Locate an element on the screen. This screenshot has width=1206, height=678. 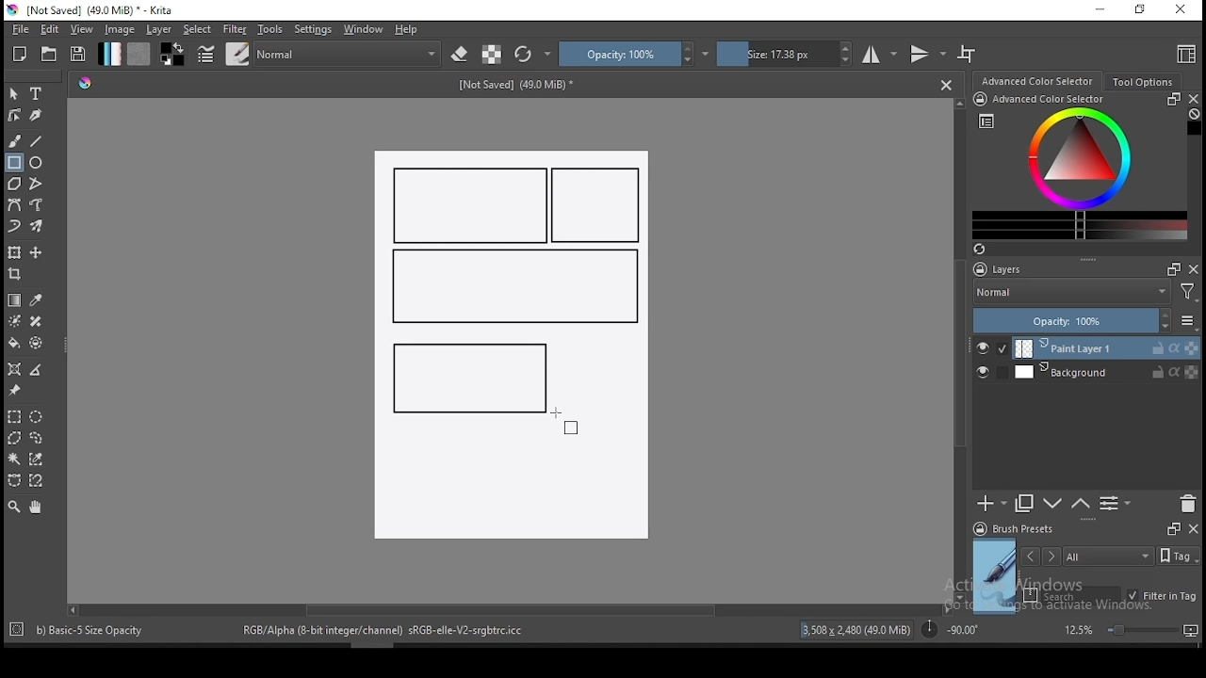
Hue is located at coordinates (85, 83).